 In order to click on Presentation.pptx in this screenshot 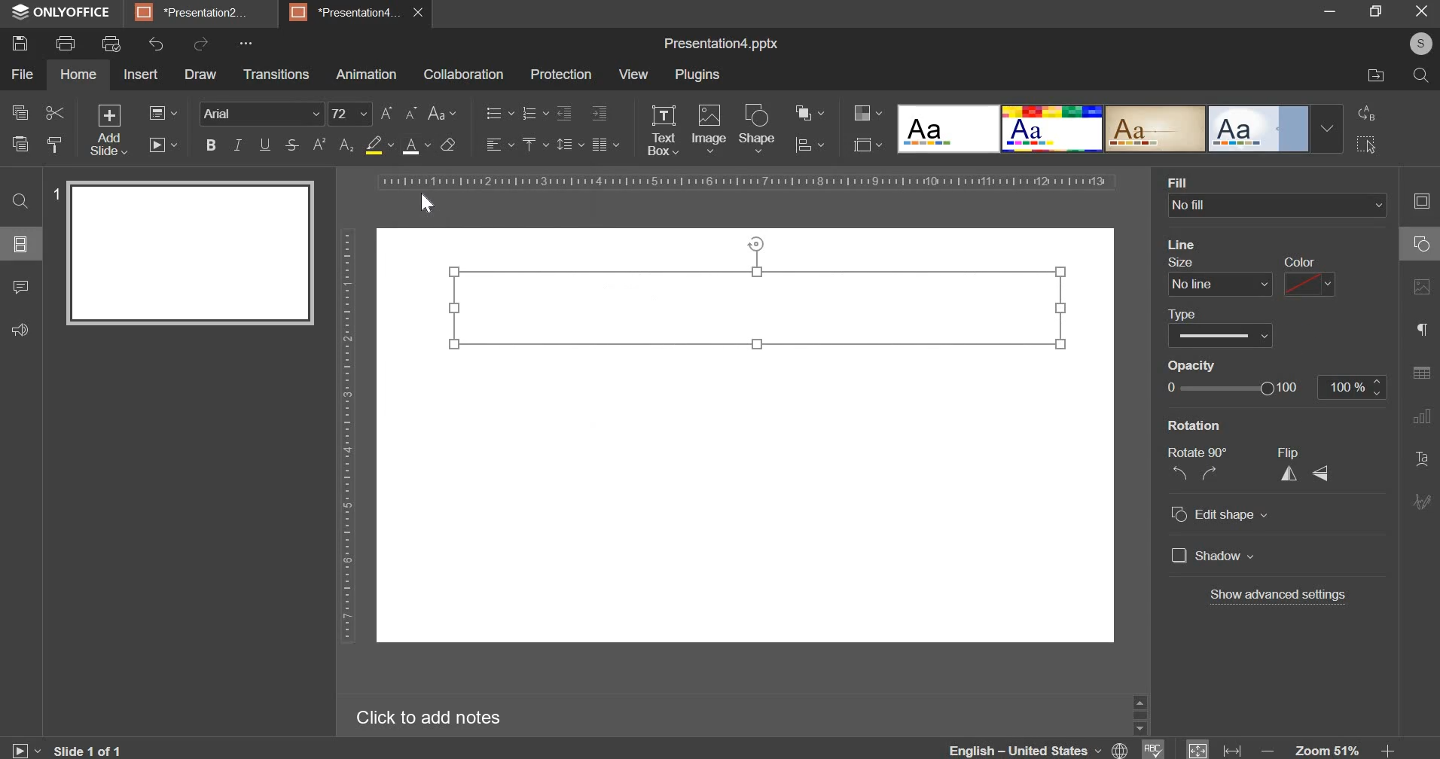, I will do `click(712, 42)`.